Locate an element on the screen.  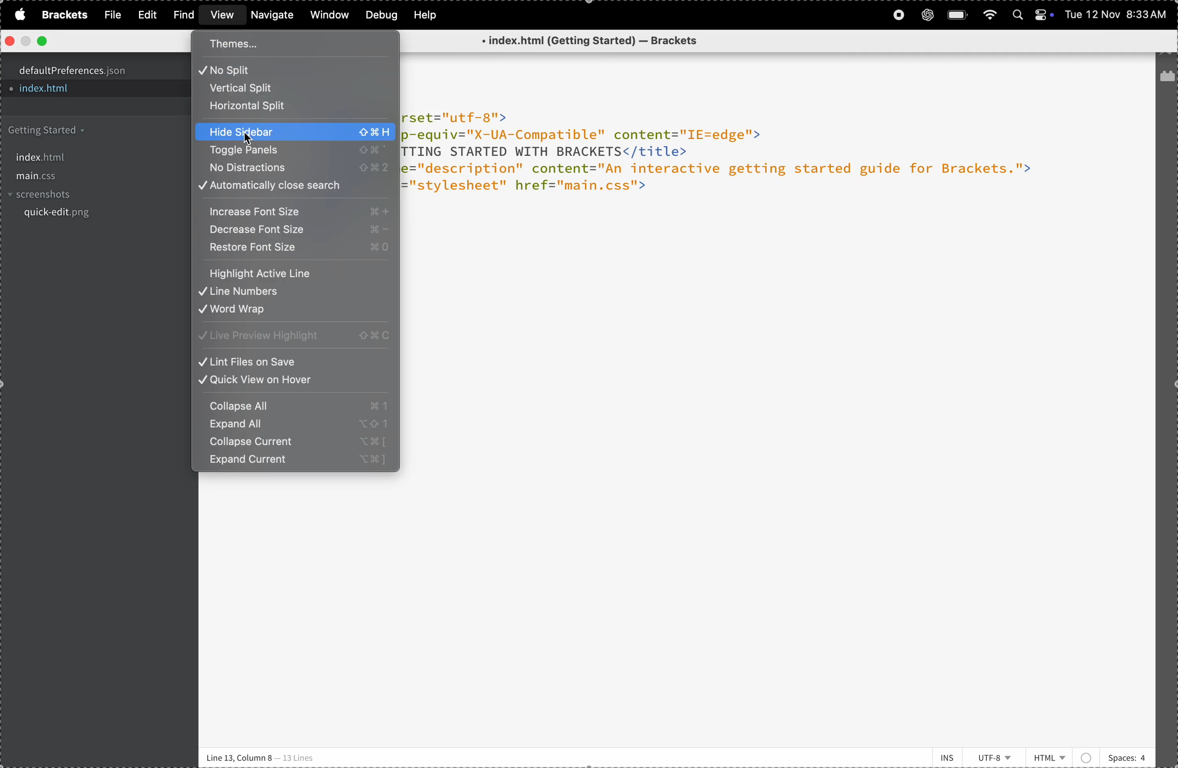
toggle panels is located at coordinates (293, 151).